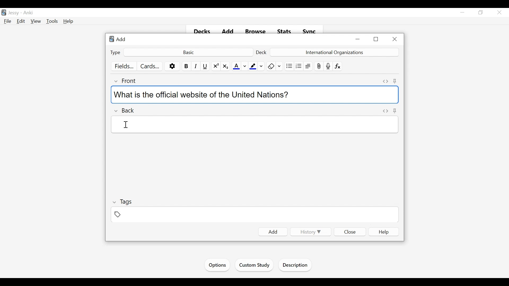  Describe the element at coordinates (122, 66) in the screenshot. I see `Fields` at that location.